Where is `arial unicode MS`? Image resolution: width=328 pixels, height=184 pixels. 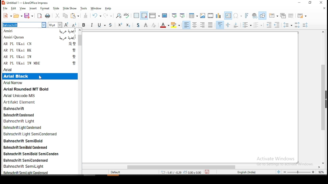
arial unicode MS is located at coordinates (40, 95).